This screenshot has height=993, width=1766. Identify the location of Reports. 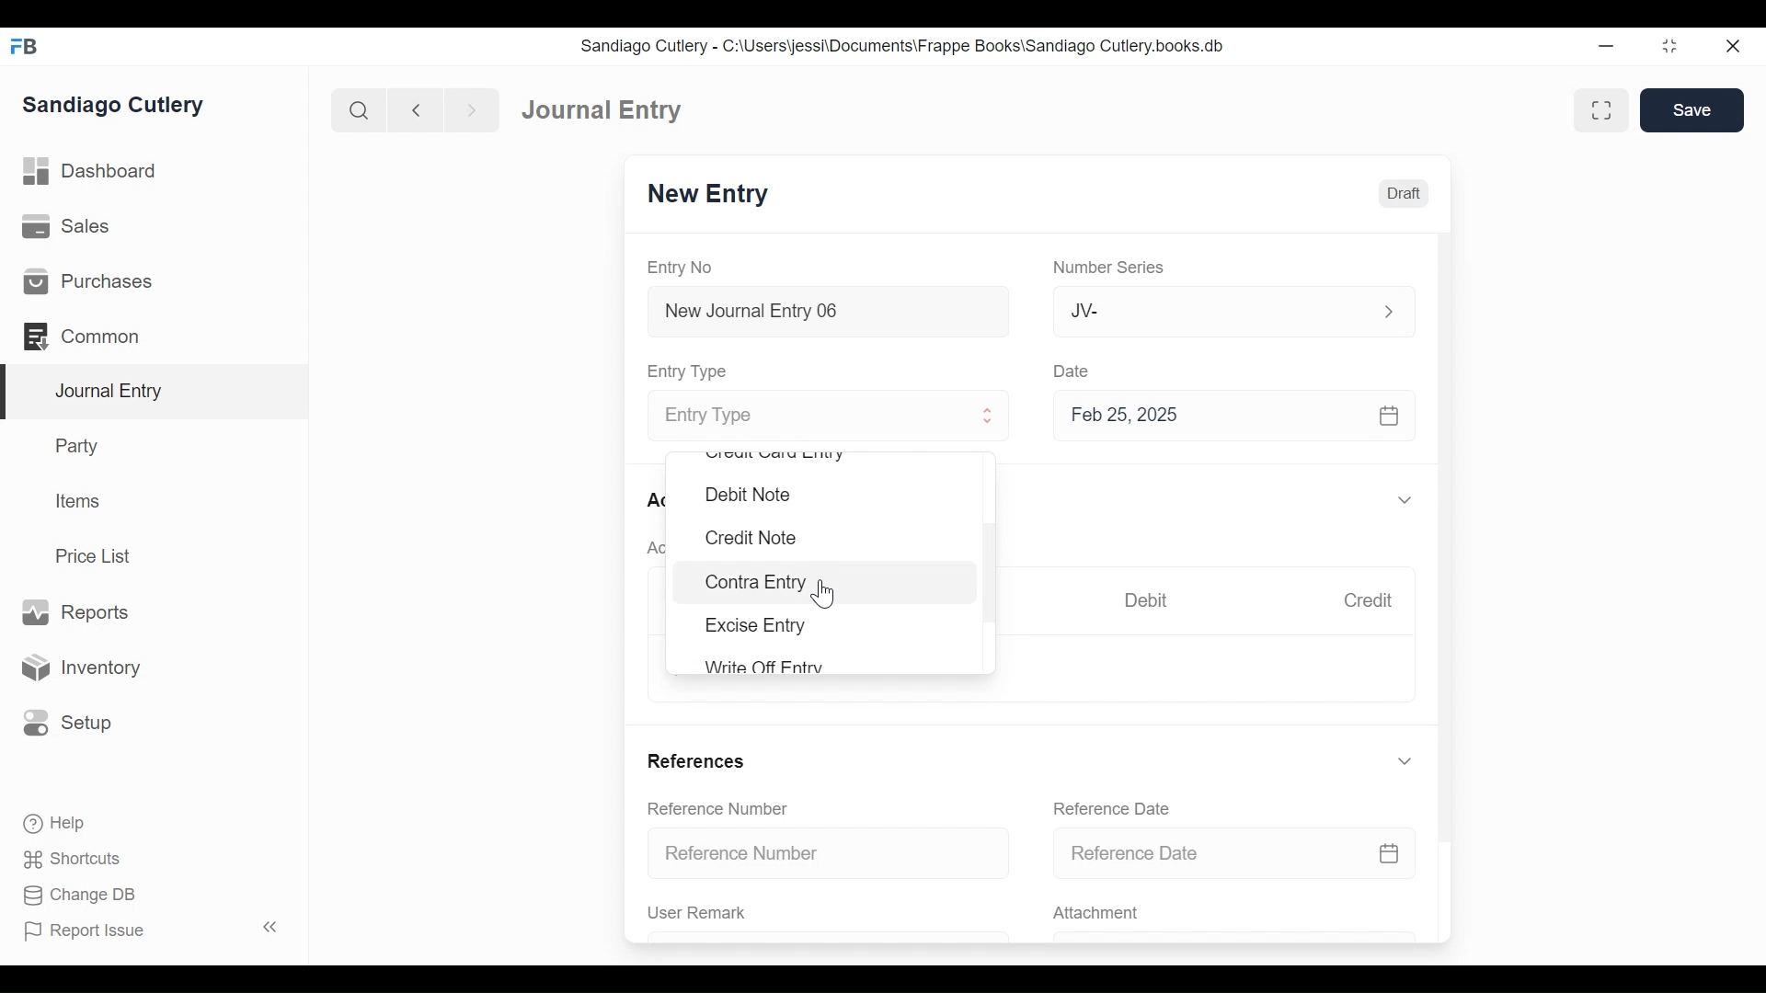
(75, 613).